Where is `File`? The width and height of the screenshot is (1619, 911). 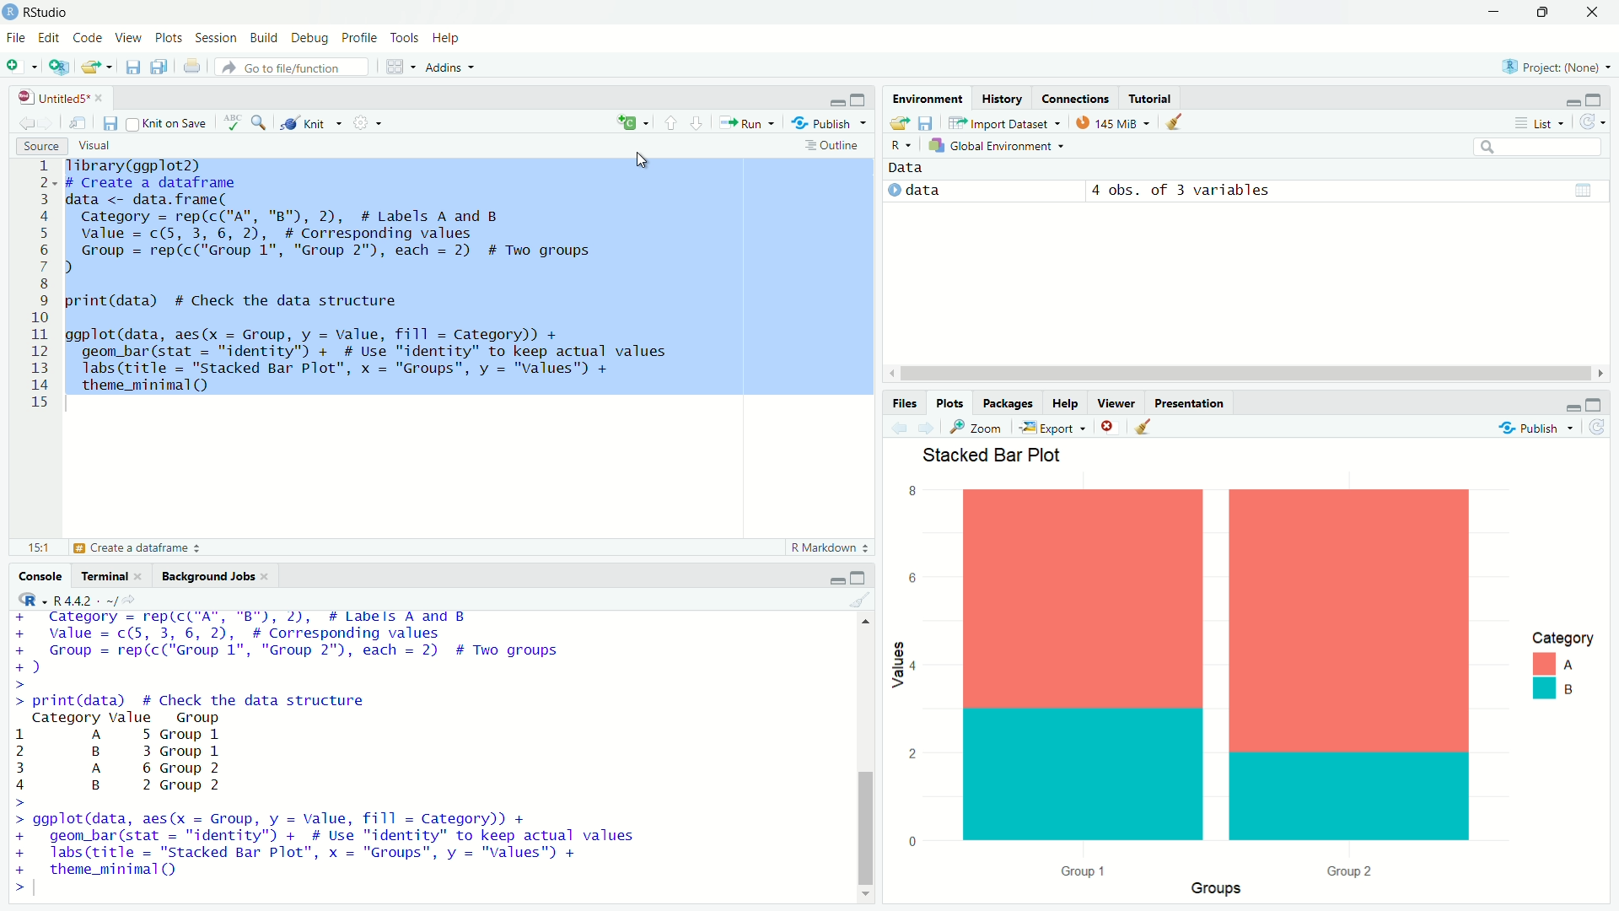 File is located at coordinates (18, 38).